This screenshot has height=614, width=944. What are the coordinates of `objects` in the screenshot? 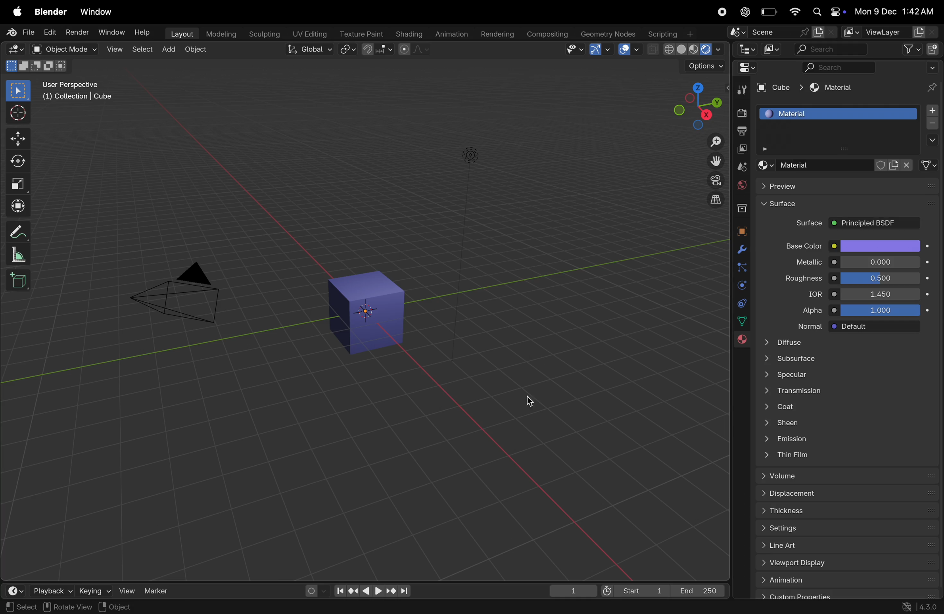 It's located at (739, 229).